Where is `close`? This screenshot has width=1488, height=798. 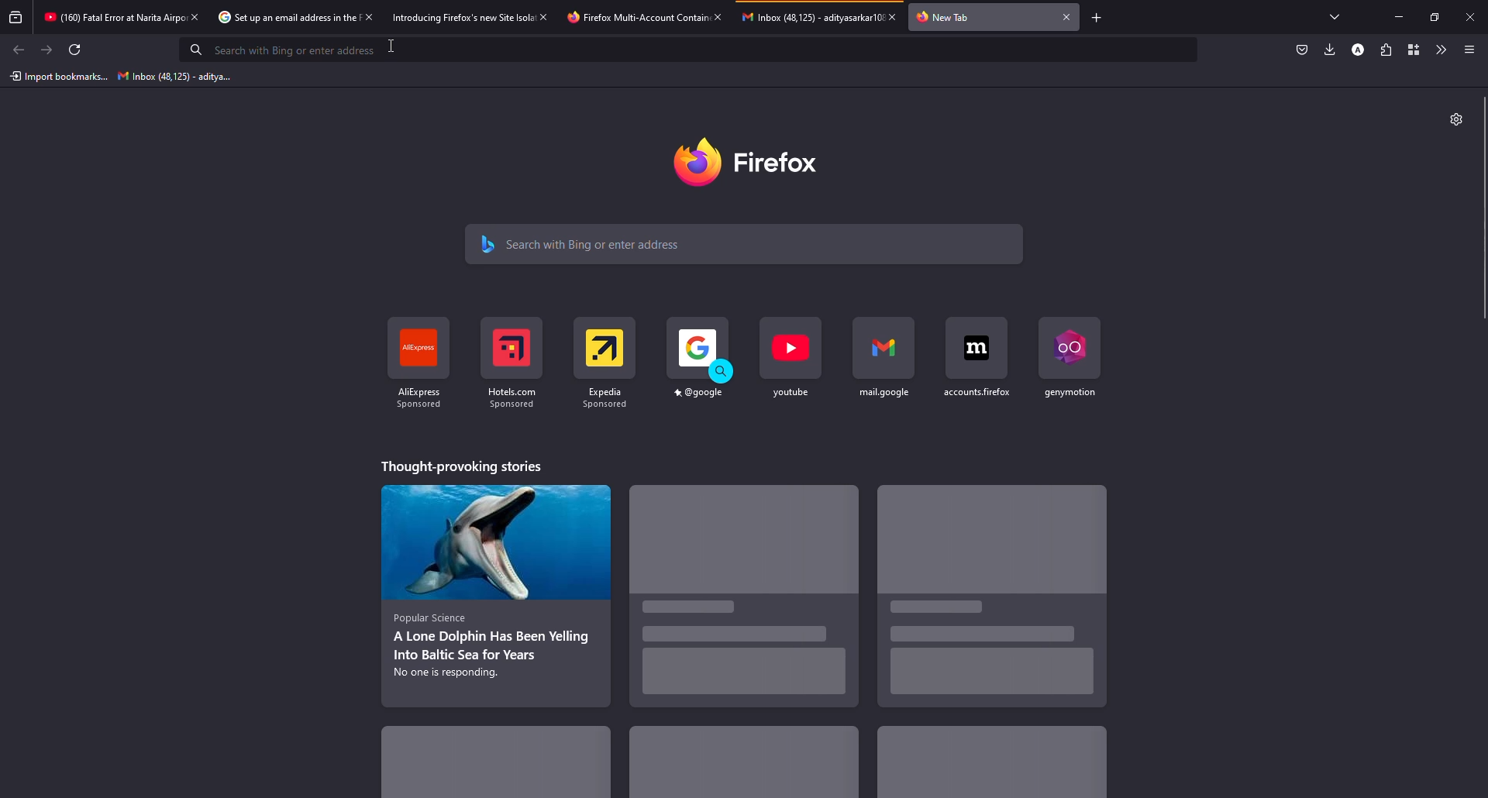 close is located at coordinates (719, 16).